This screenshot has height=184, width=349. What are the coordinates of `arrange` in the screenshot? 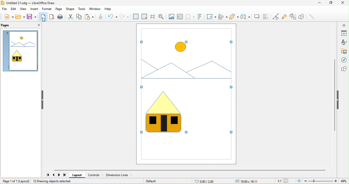 It's located at (235, 17).